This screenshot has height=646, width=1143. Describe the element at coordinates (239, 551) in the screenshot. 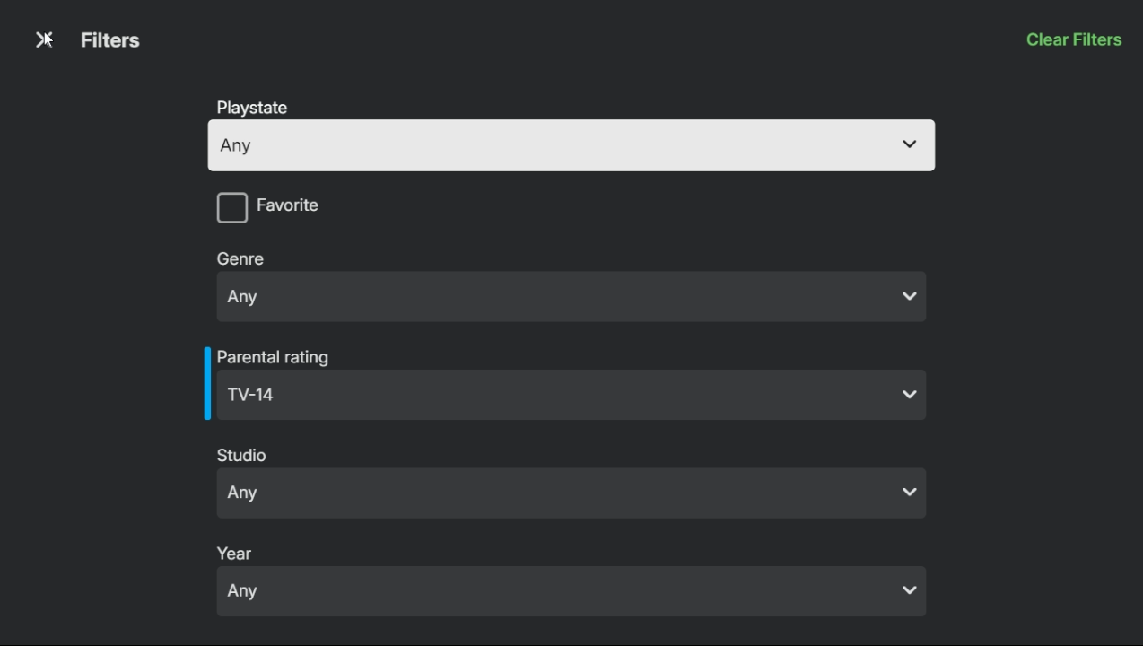

I see `year` at that location.